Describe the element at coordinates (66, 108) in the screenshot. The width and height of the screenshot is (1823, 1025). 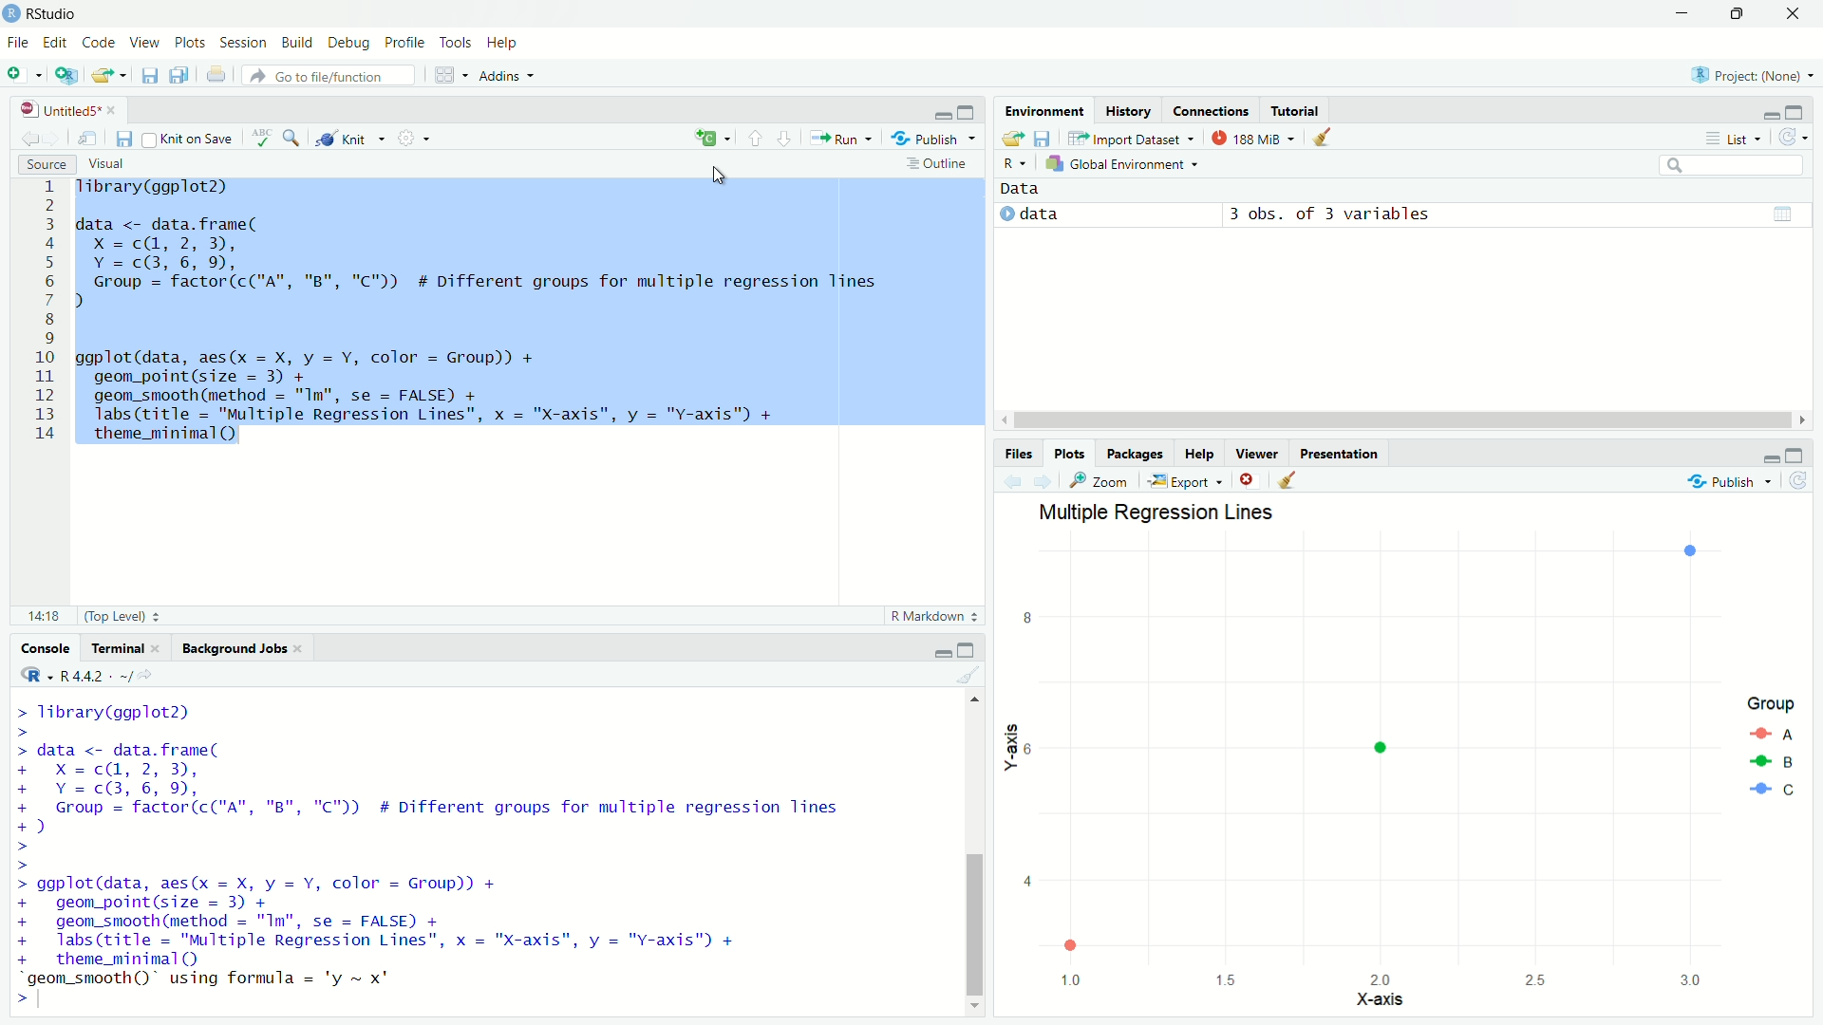
I see `| UntitledS* «` at that location.